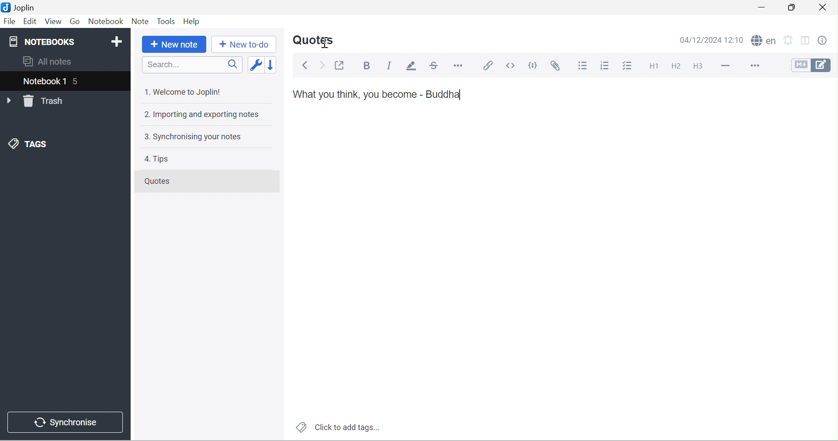  What do you see at coordinates (244, 44) in the screenshot?
I see `New to-do` at bounding box center [244, 44].